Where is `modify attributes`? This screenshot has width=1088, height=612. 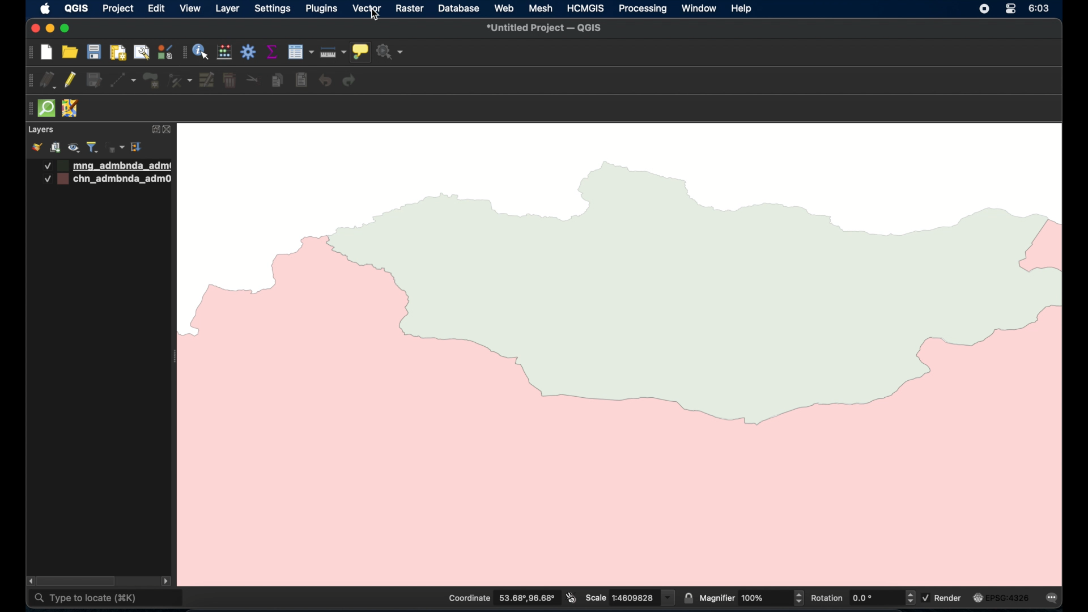
modify attributes is located at coordinates (207, 80).